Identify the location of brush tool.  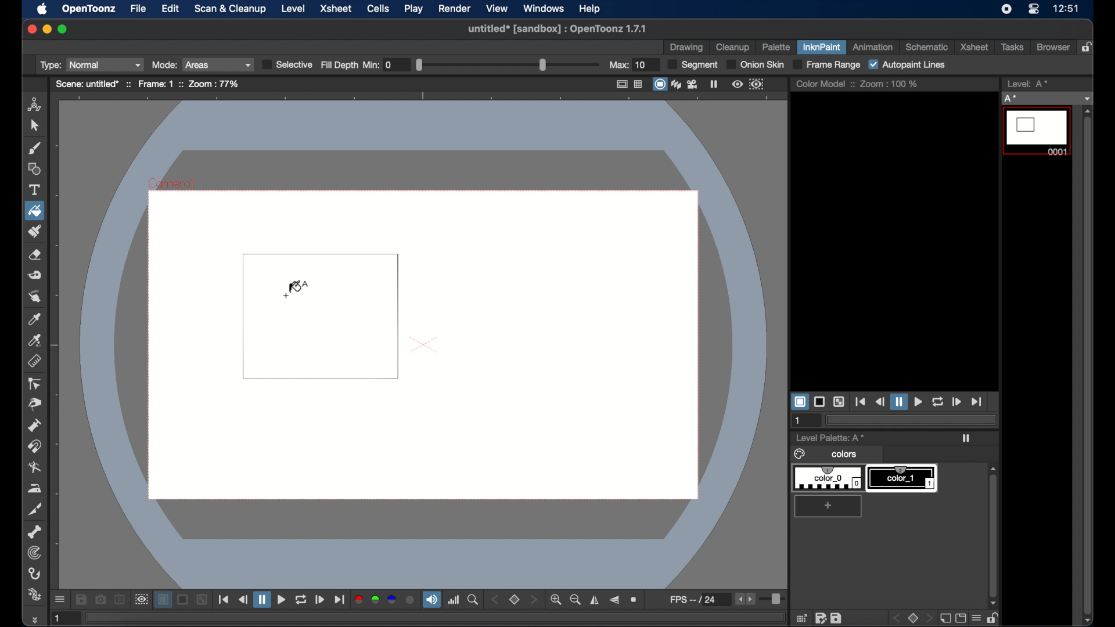
(35, 149).